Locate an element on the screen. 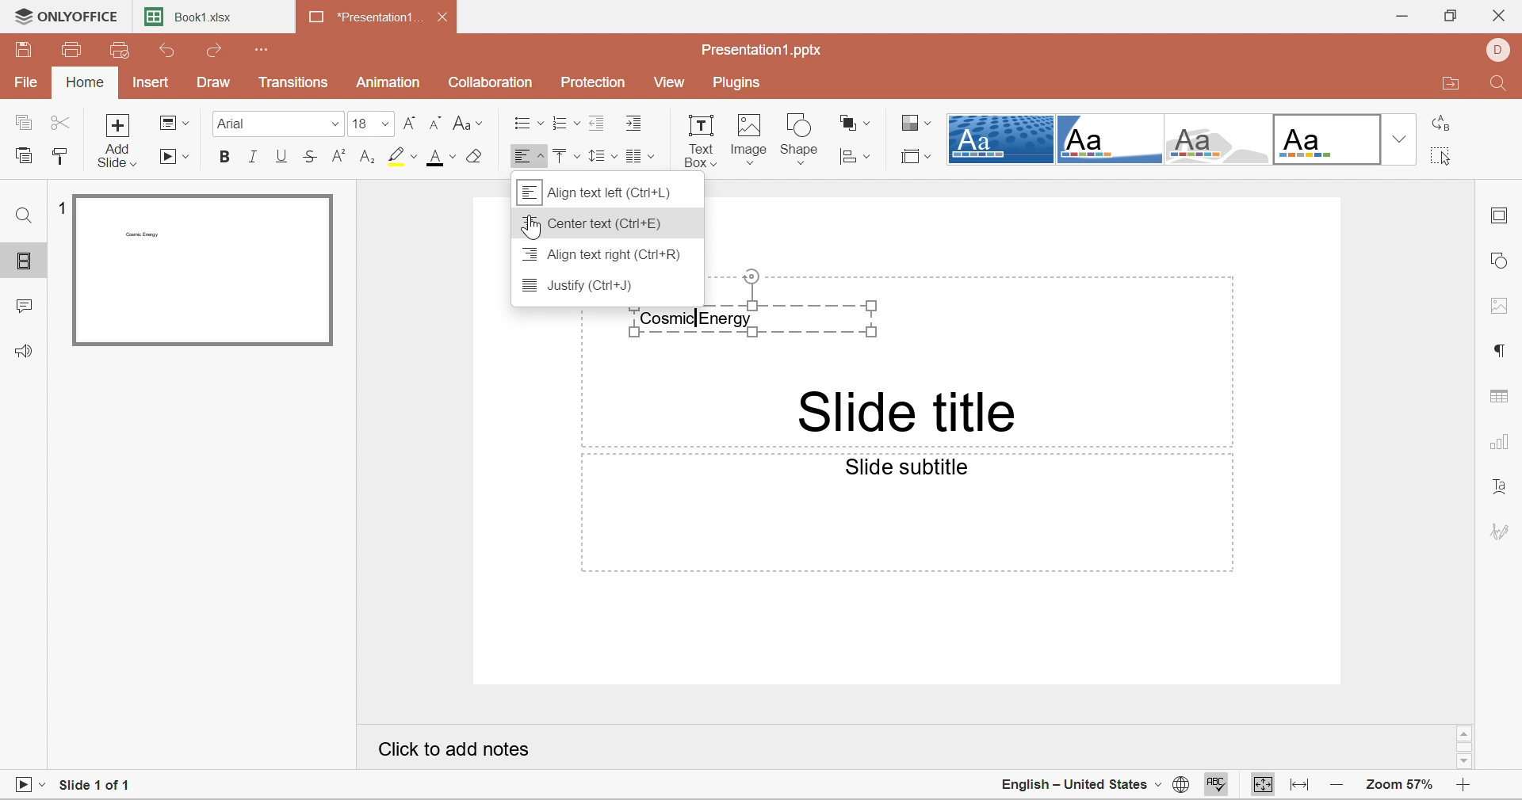 The width and height of the screenshot is (1522, 800). Italic is located at coordinates (253, 158).